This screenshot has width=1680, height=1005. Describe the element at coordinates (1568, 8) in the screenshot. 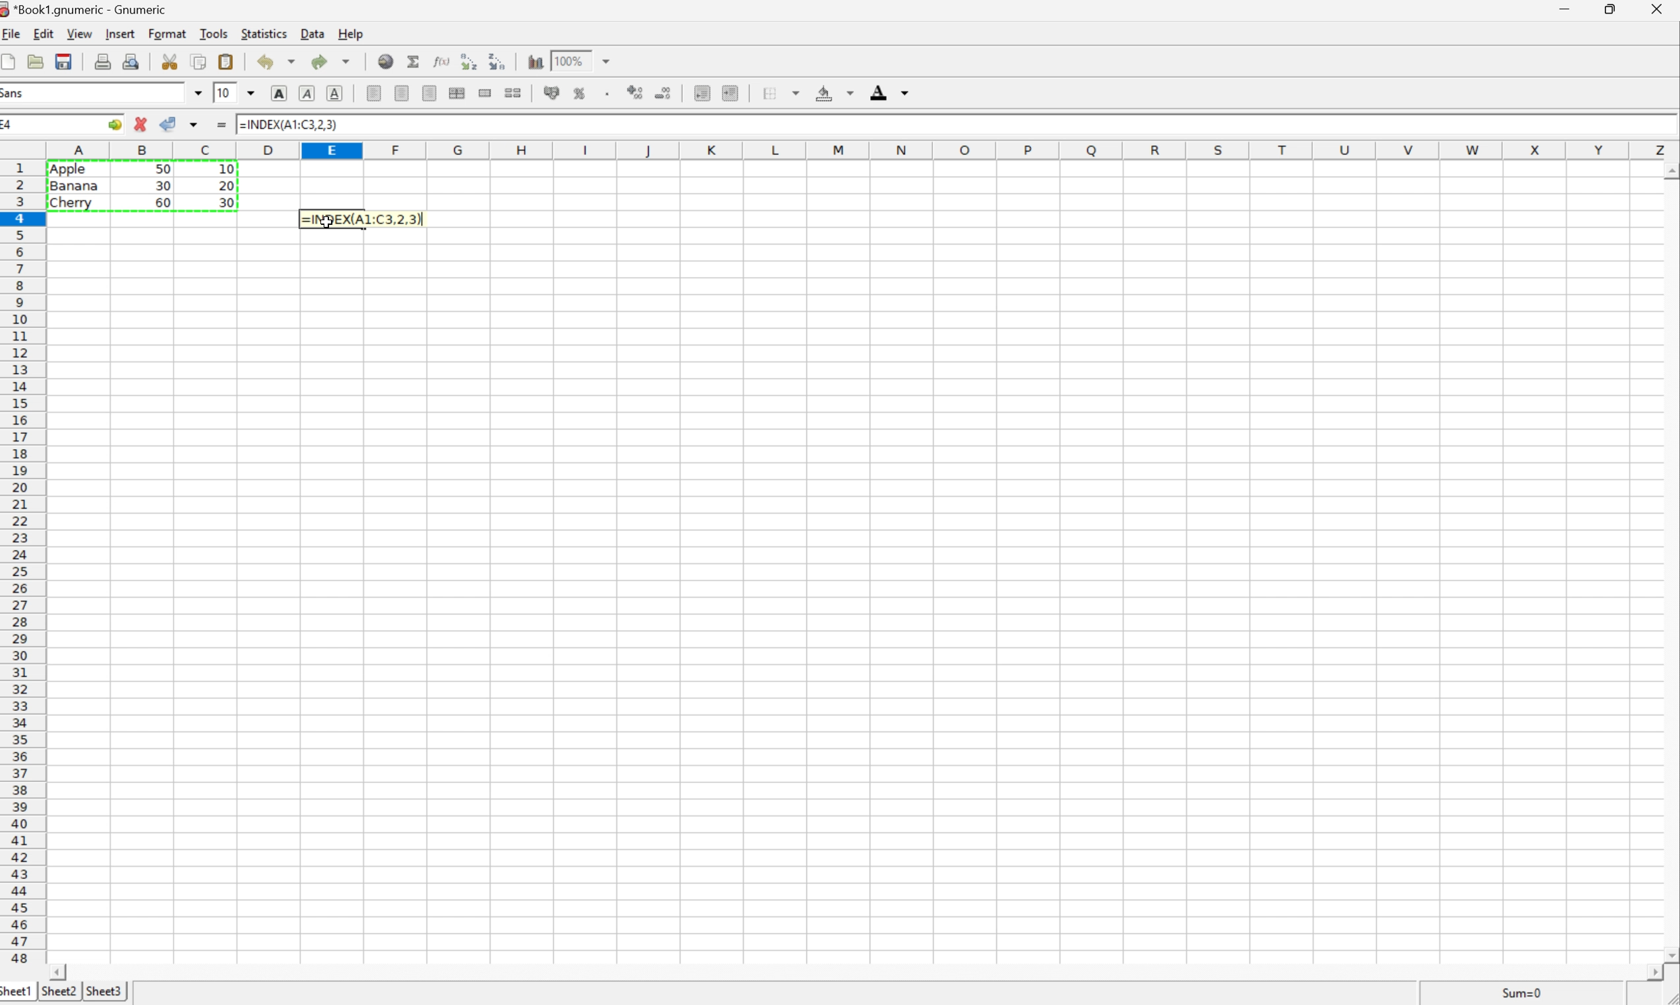

I see `minimize` at that location.